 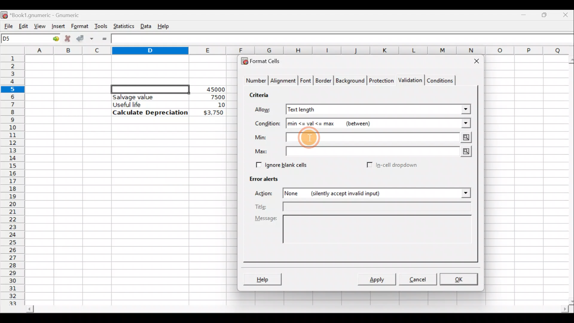 I want to click on Formula bar, so click(x=344, y=39).